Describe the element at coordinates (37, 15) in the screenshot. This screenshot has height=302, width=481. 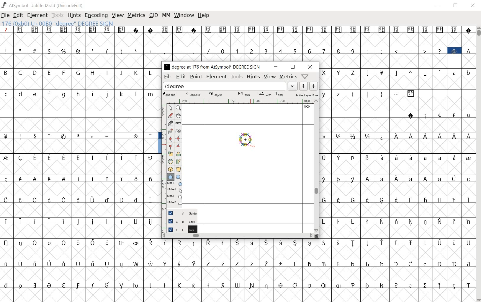
I see `element` at that location.